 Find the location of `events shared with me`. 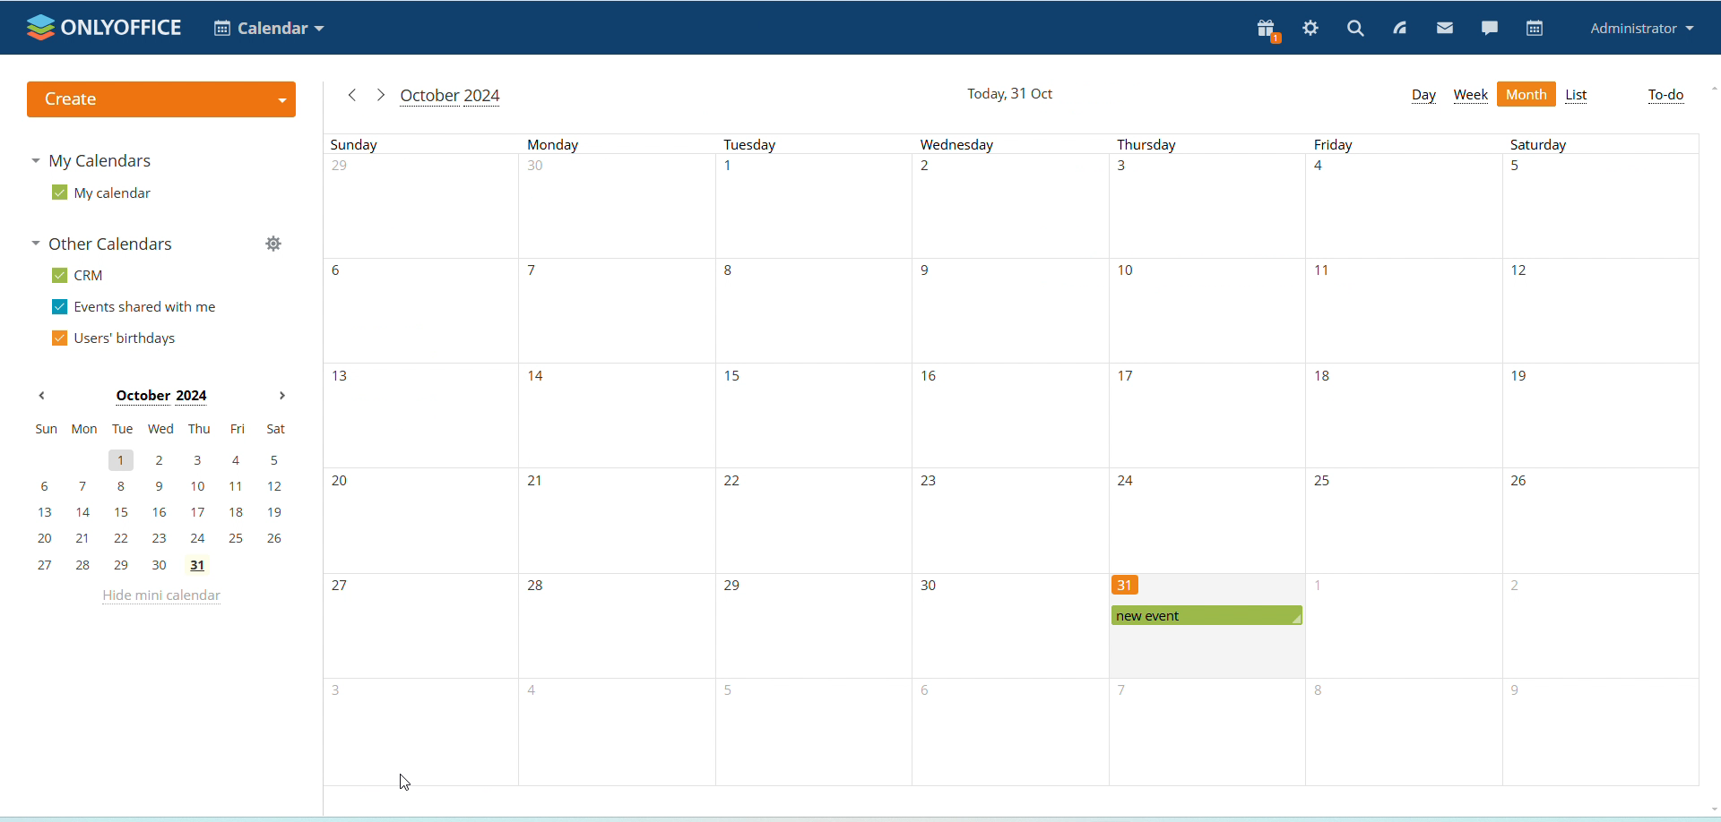

events shared with me is located at coordinates (138, 308).